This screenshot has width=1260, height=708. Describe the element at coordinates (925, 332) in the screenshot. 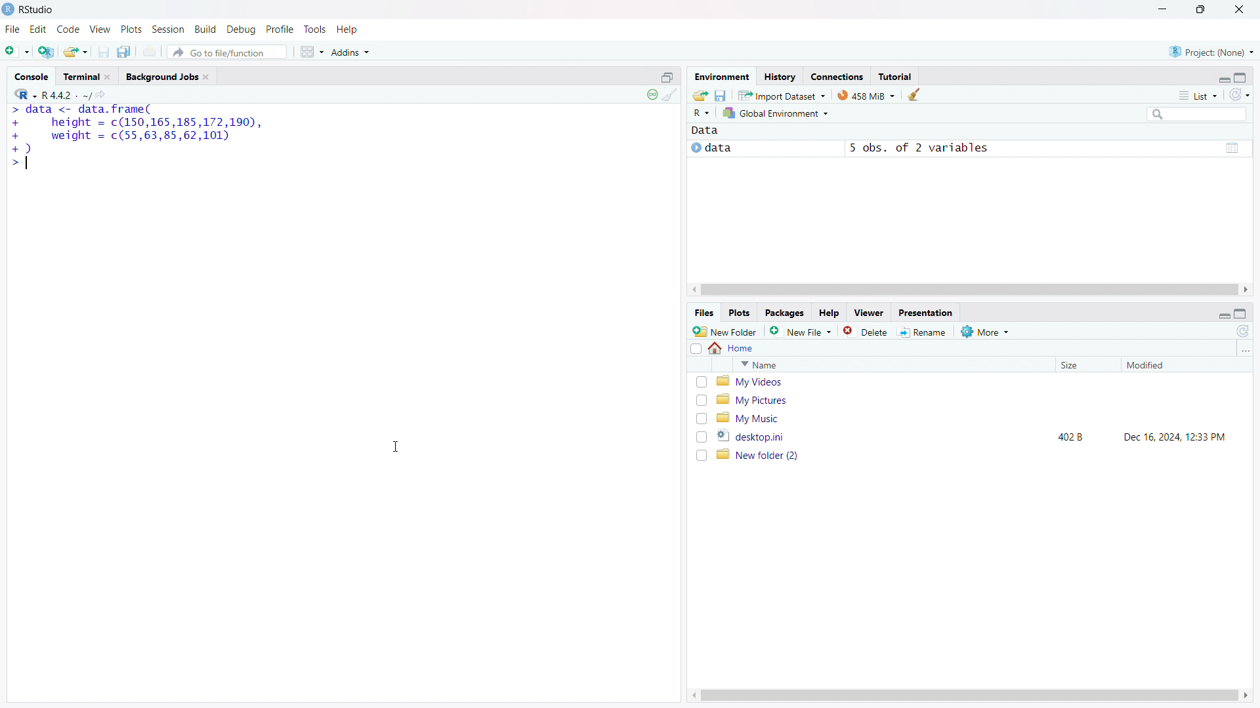

I see `rename` at that location.